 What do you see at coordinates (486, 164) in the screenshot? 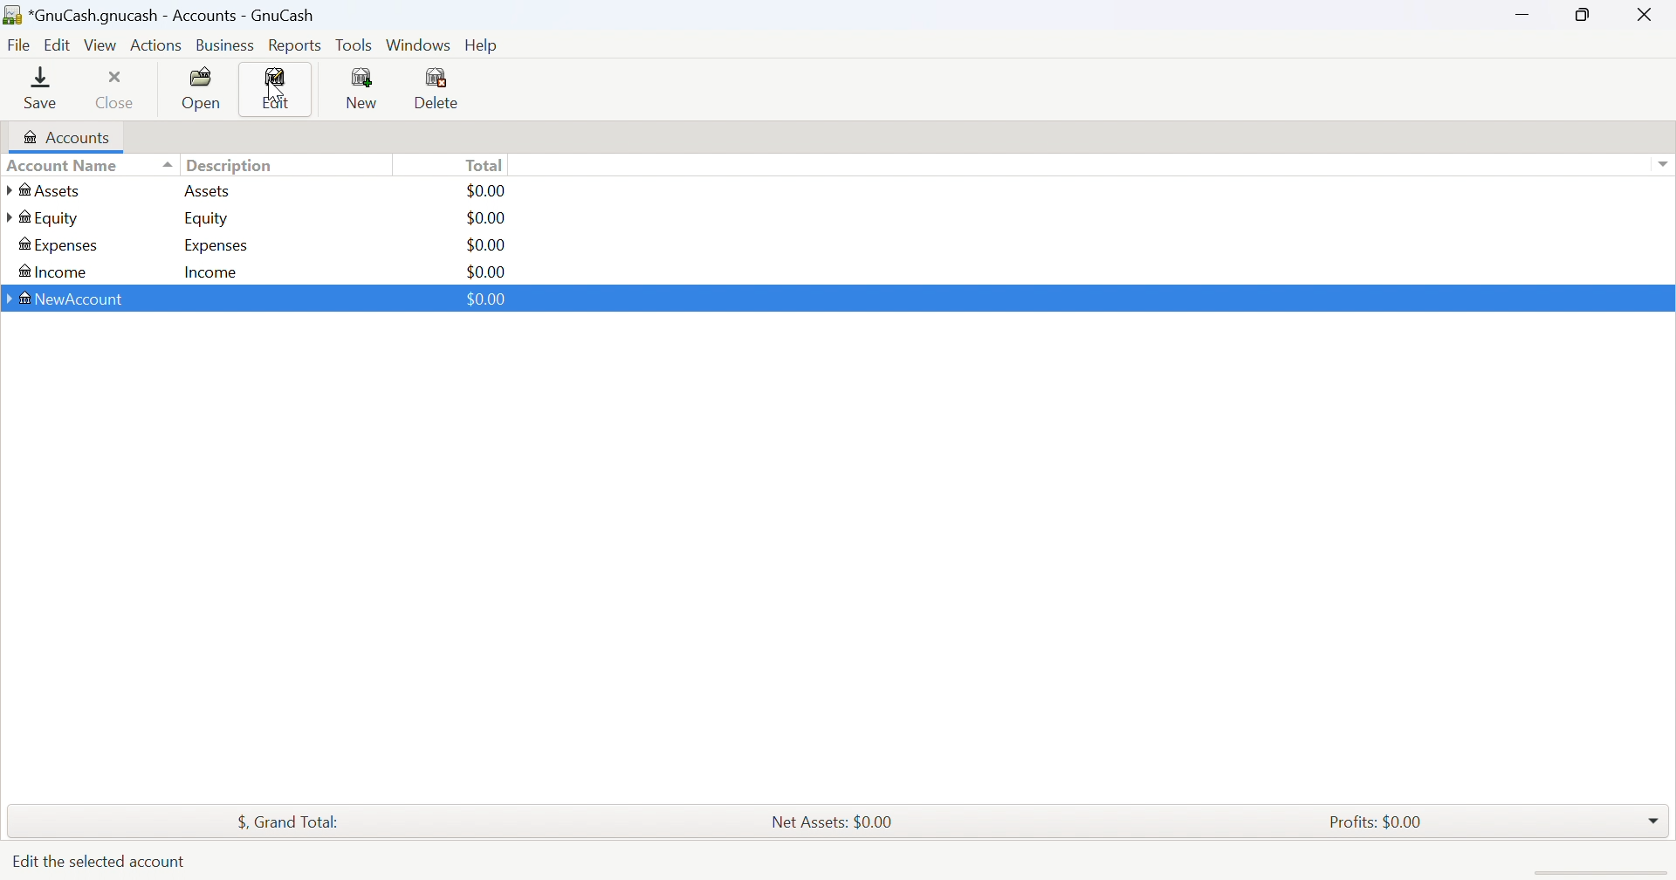
I see `Total` at bounding box center [486, 164].